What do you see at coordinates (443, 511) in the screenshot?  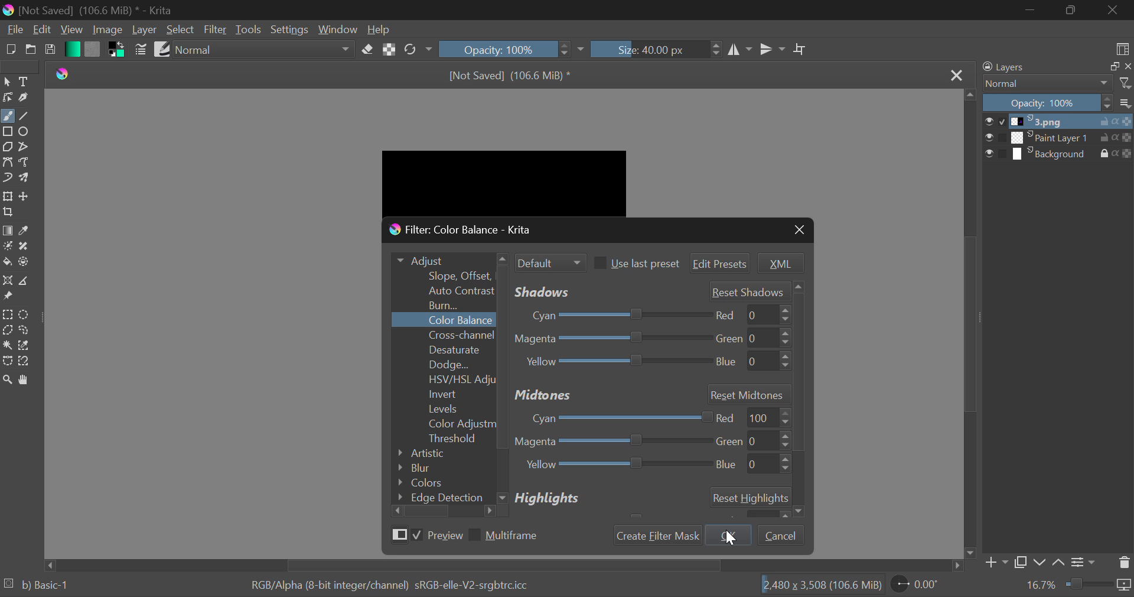 I see `Scroll Bar` at bounding box center [443, 511].